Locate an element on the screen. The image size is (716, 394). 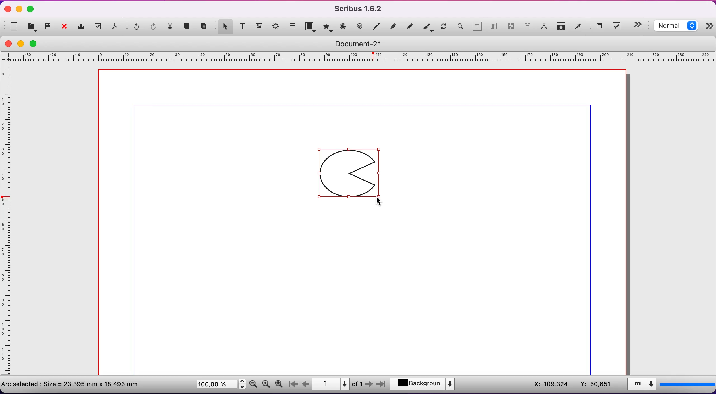
preflight verifier is located at coordinates (99, 27).